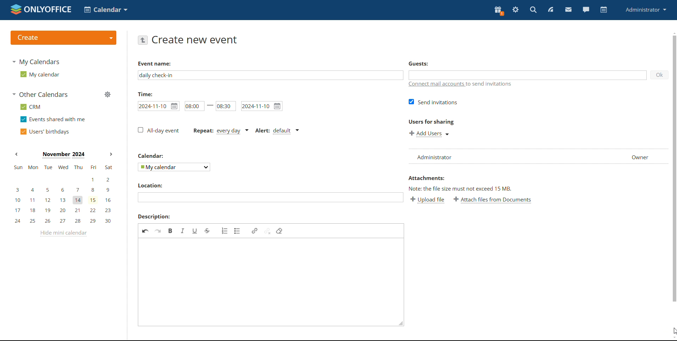 The image size is (677, 341). Describe the element at coordinates (173, 167) in the screenshot. I see `select calendar` at that location.